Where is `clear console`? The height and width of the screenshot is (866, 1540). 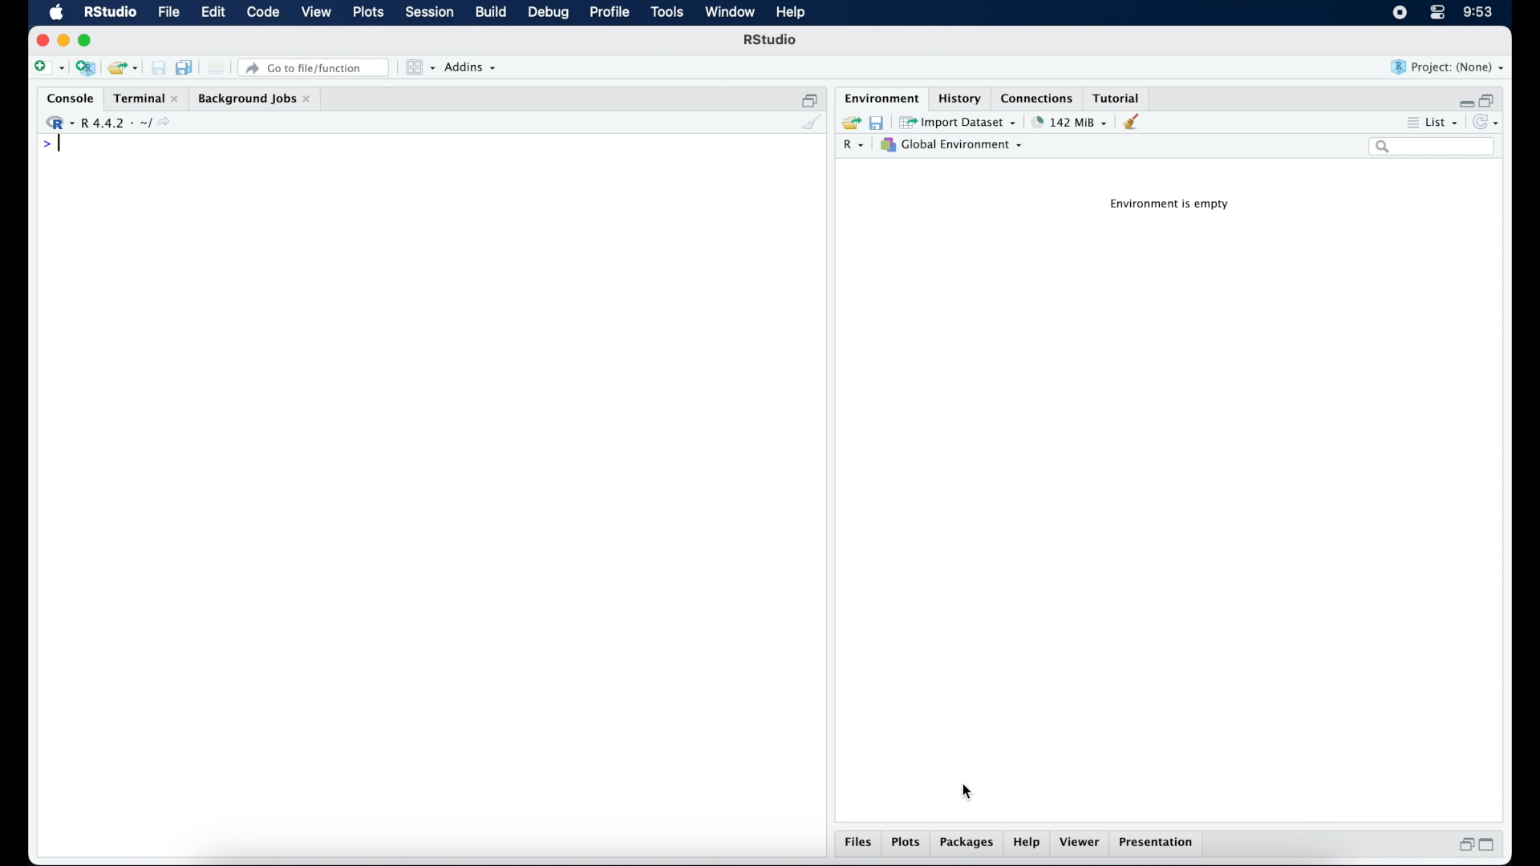
clear console is located at coordinates (813, 123).